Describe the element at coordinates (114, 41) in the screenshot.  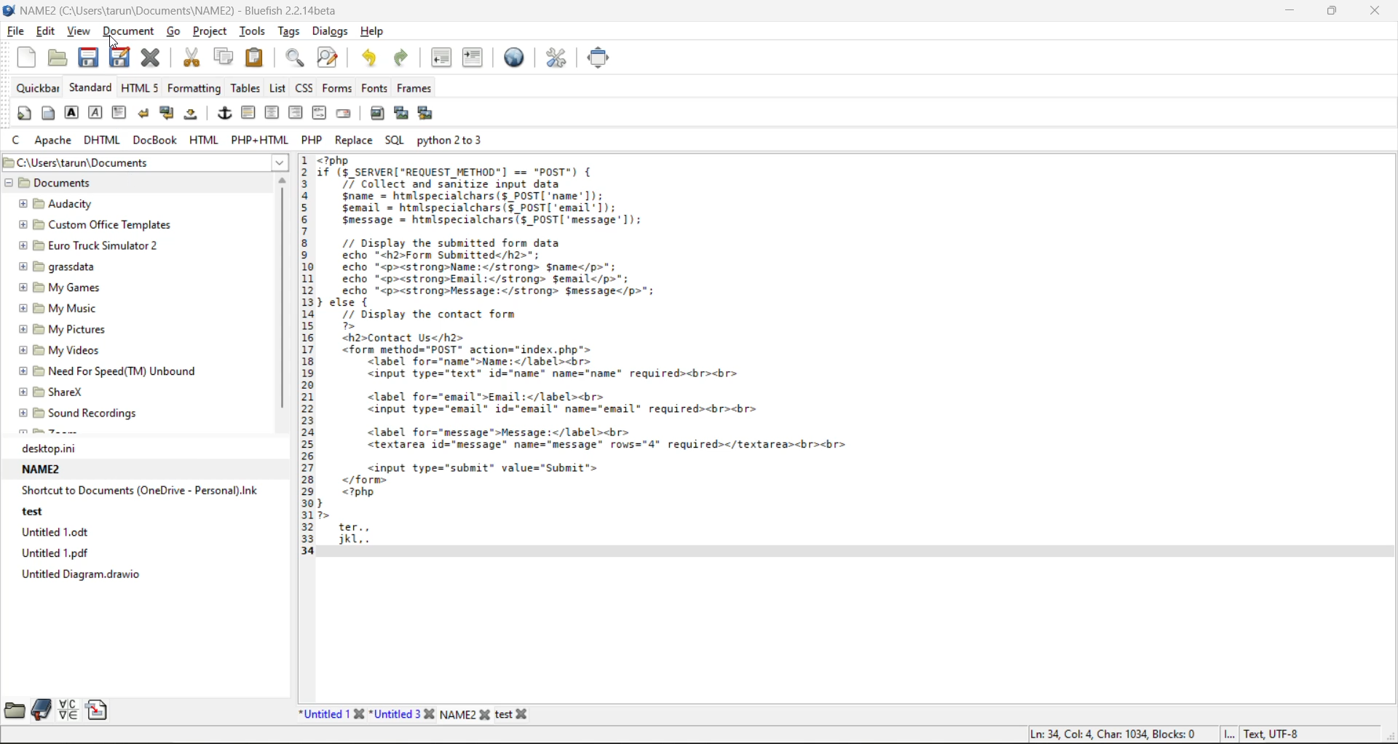
I see `Cursor on Document` at that location.